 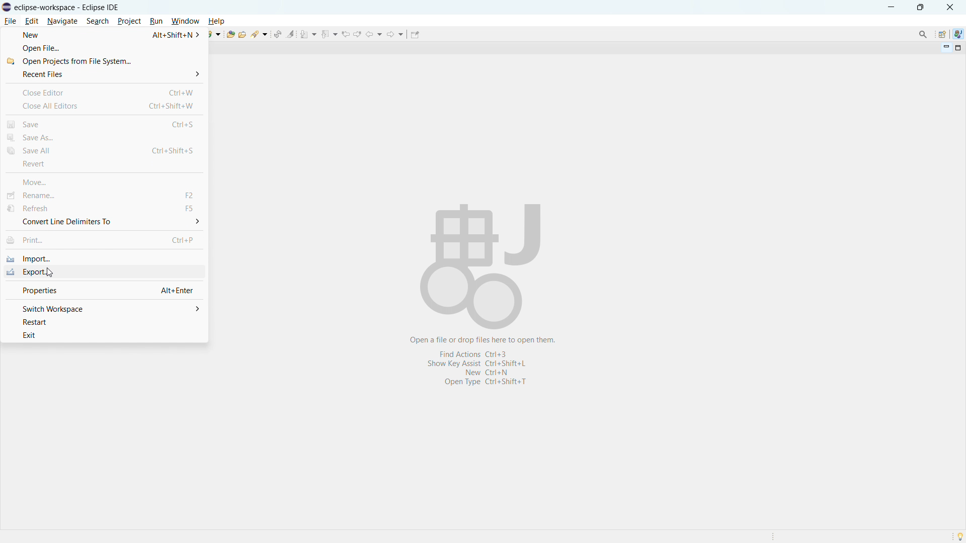 What do you see at coordinates (98, 21) in the screenshot?
I see `search` at bounding box center [98, 21].